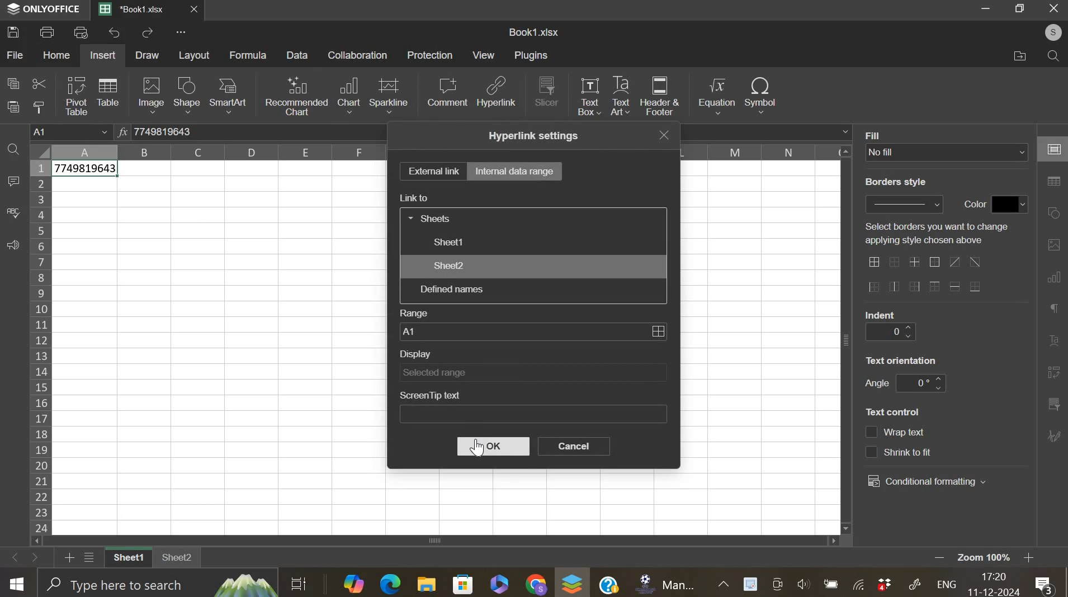 Image resolution: width=1068 pixels, height=597 pixels. What do you see at coordinates (13, 151) in the screenshot?
I see `find` at bounding box center [13, 151].